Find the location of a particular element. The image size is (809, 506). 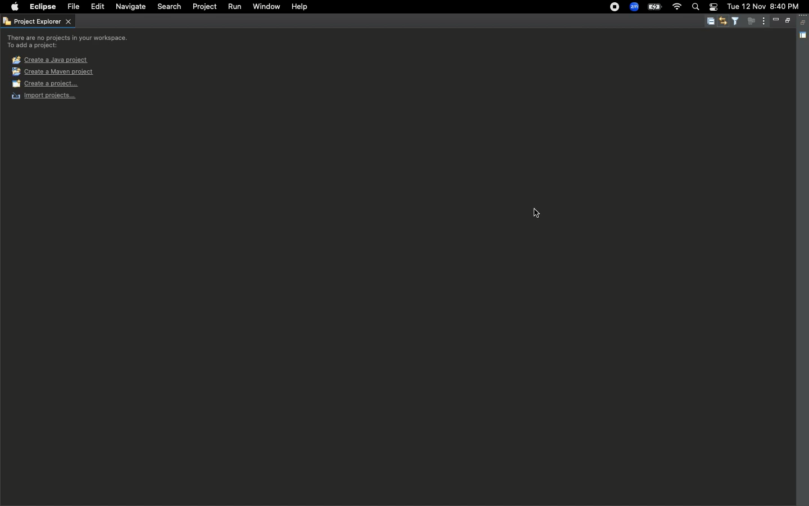

Create a maven project is located at coordinates (55, 73).